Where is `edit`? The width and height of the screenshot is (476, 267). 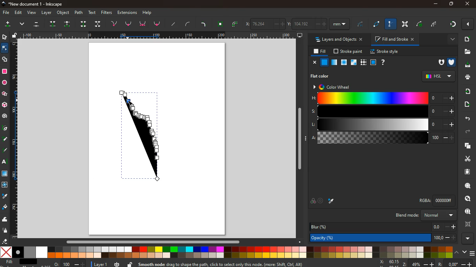
edit is located at coordinates (18, 13).